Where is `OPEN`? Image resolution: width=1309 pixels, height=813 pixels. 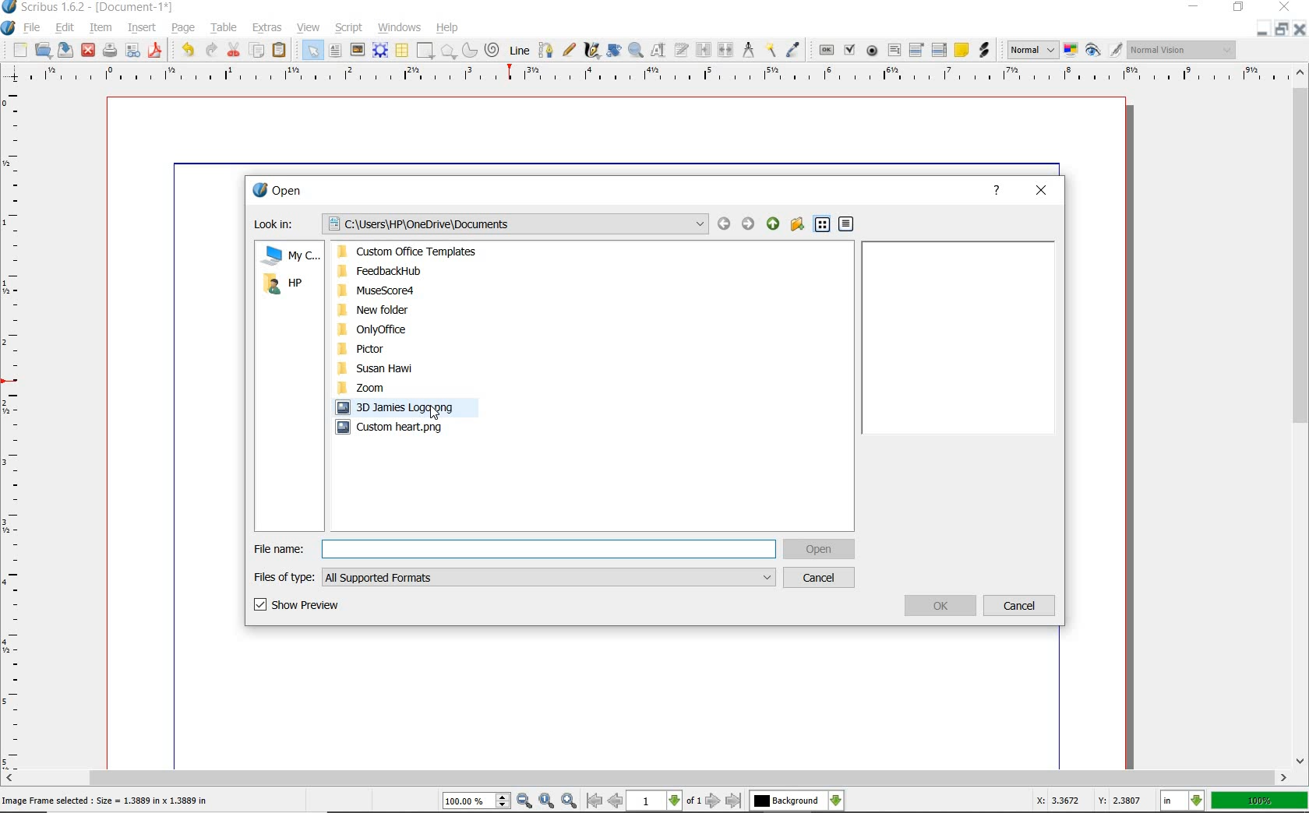 OPEN is located at coordinates (820, 550).